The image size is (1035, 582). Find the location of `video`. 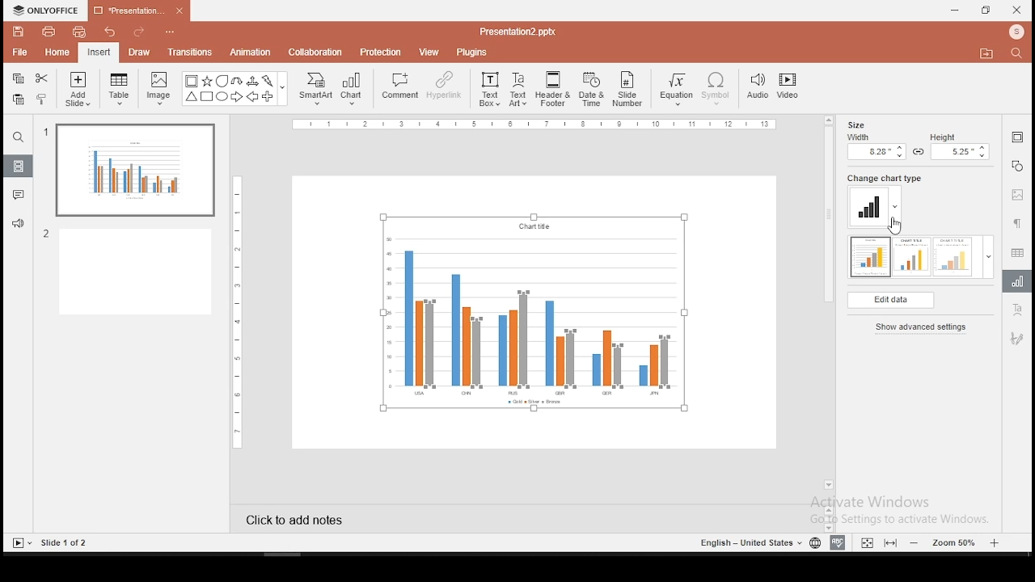

video is located at coordinates (790, 87).